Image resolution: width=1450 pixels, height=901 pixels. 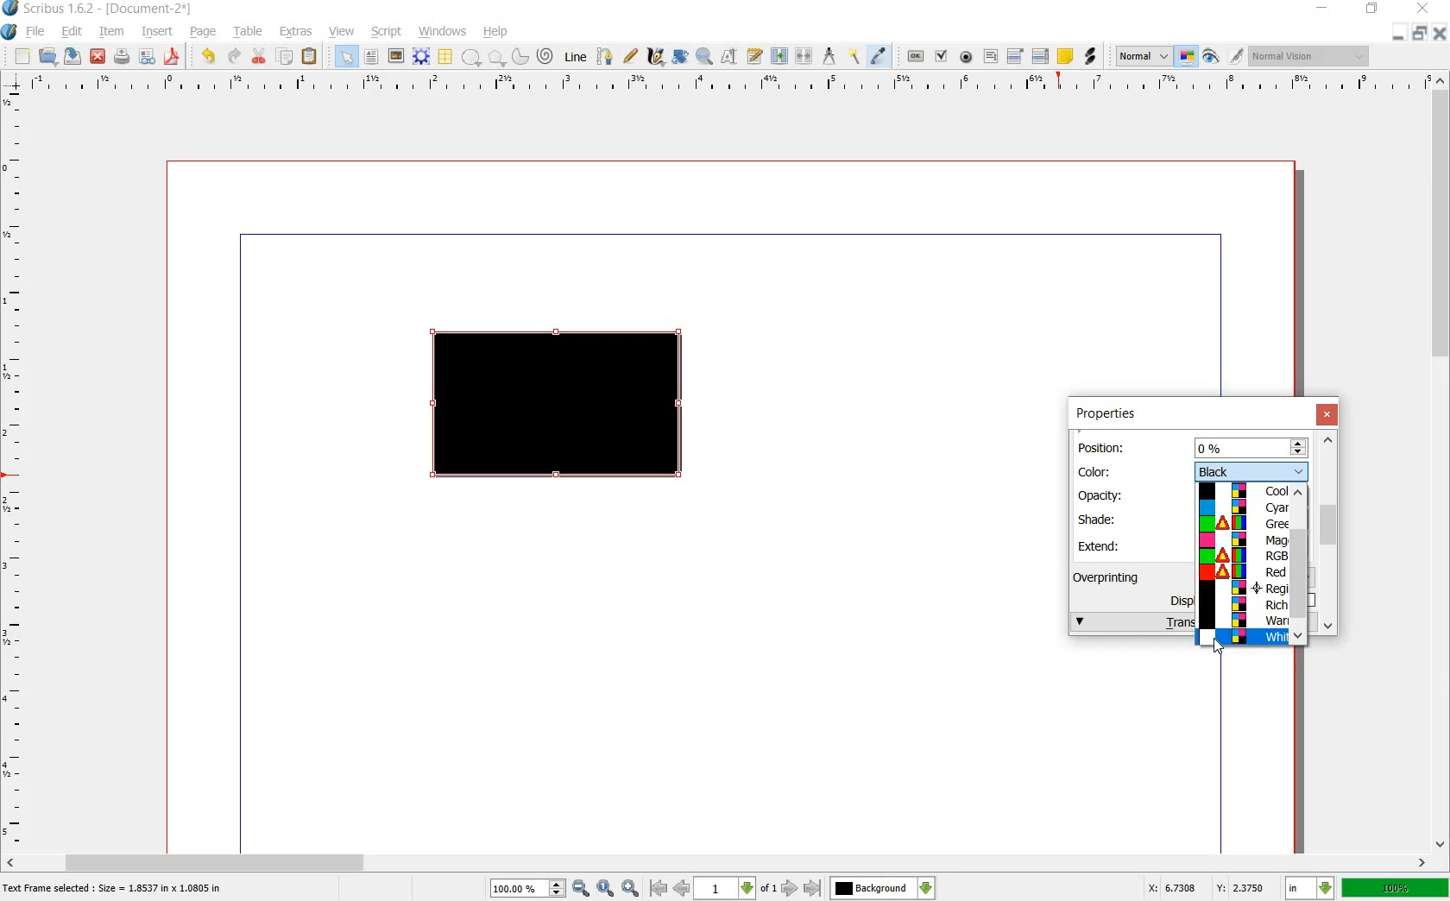 What do you see at coordinates (1396, 887) in the screenshot?
I see `100%` at bounding box center [1396, 887].